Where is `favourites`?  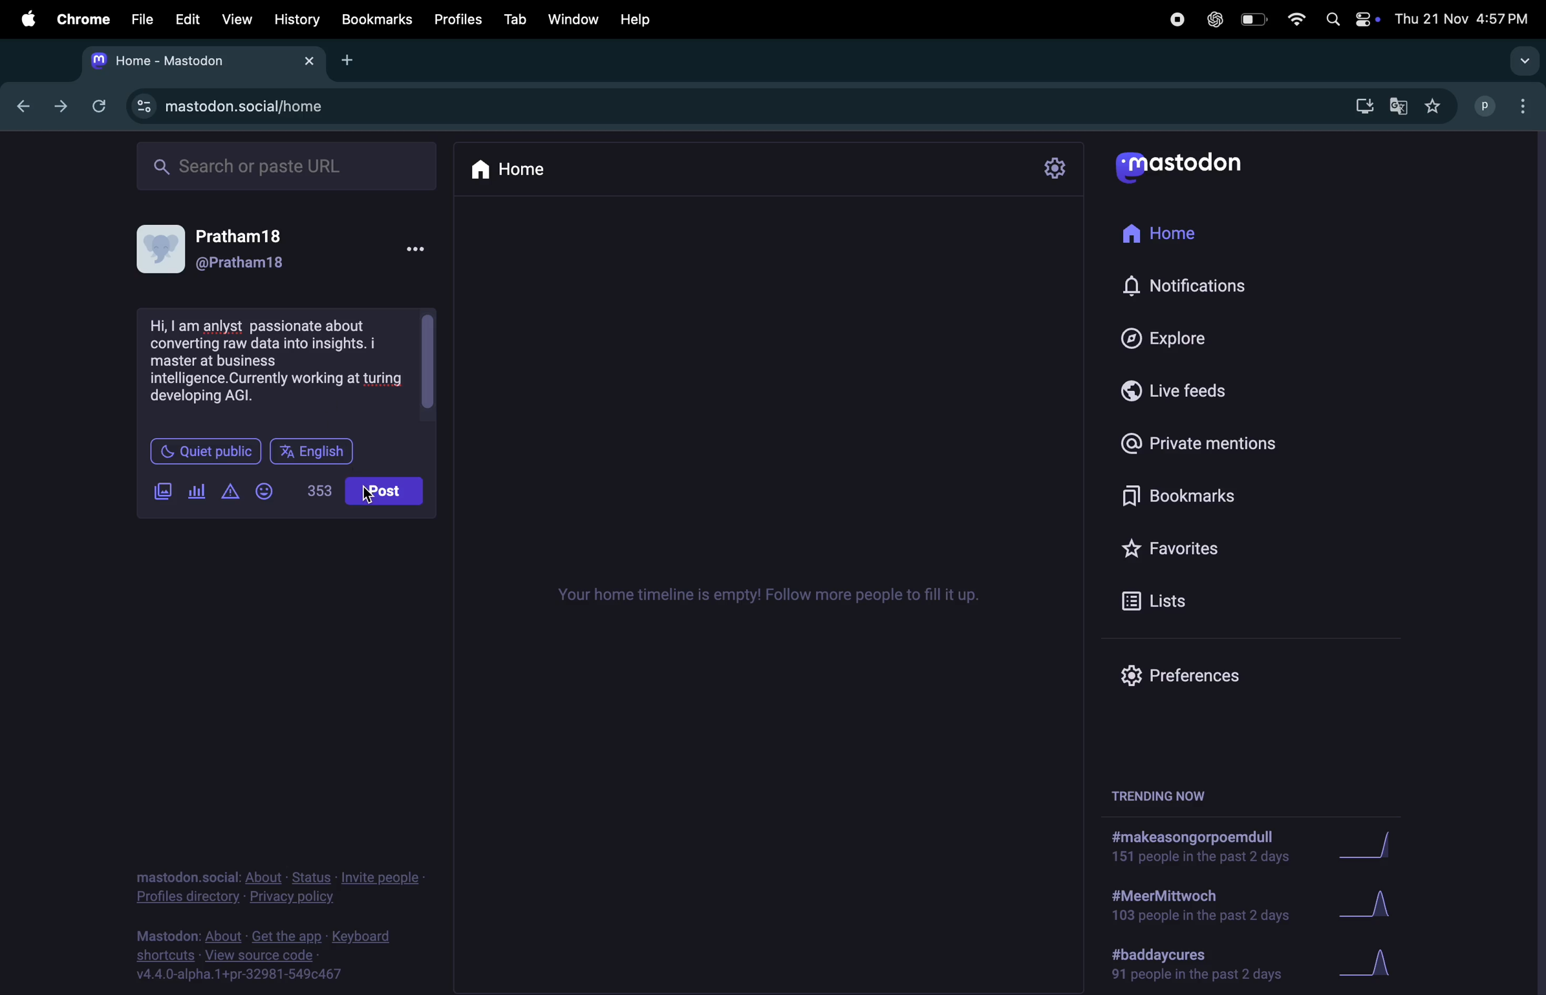 favourites is located at coordinates (1181, 552).